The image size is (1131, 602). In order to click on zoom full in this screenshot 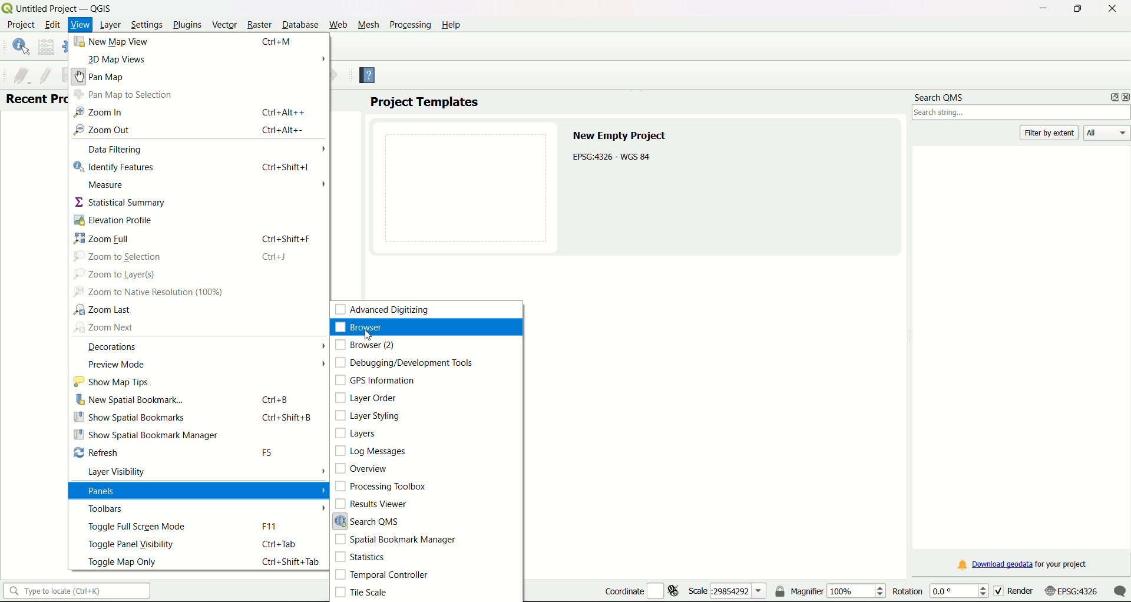, I will do `click(104, 239)`.